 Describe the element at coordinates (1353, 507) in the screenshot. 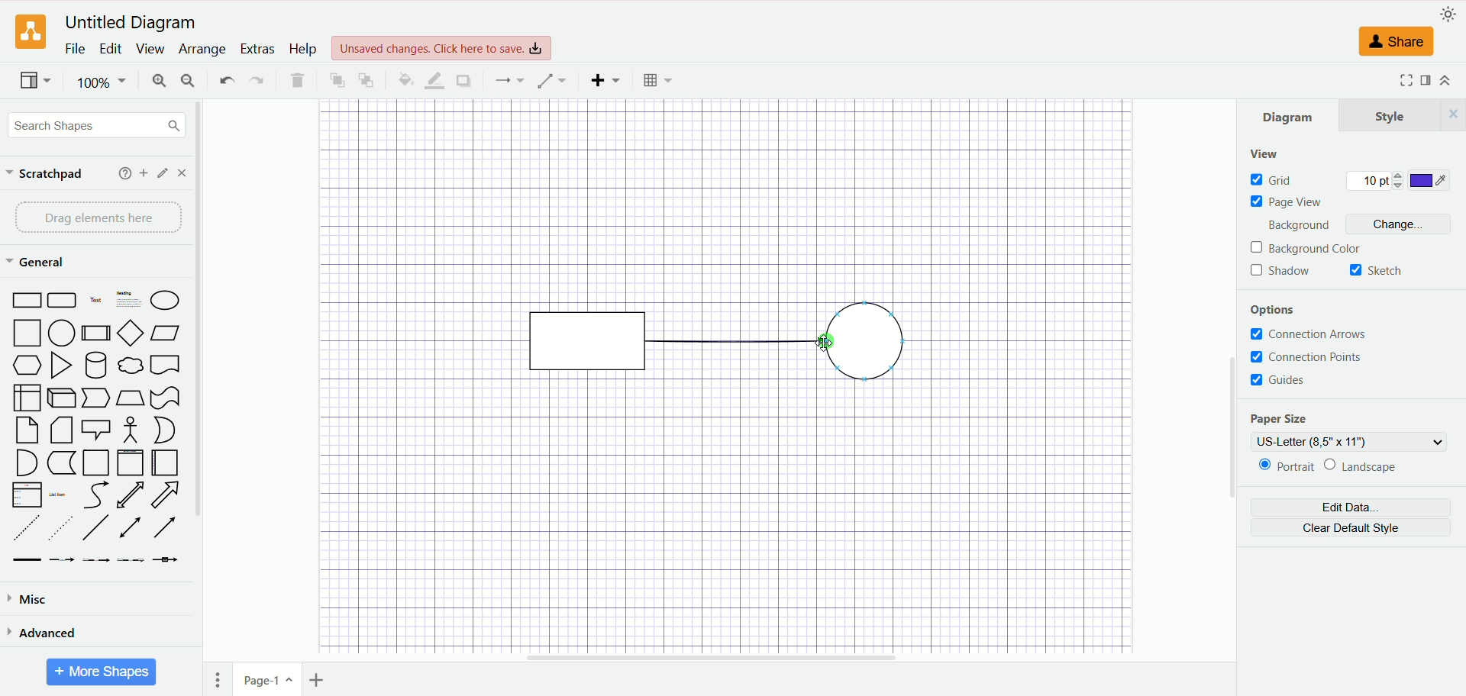

I see `edit data` at that location.